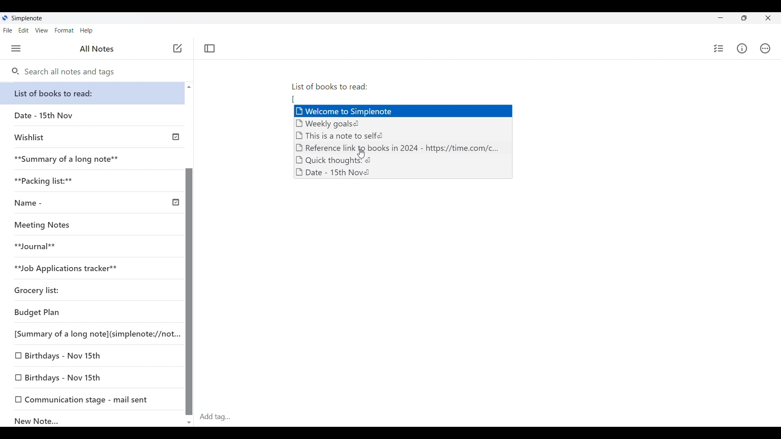 This screenshot has height=439, width=781. What do you see at coordinates (333, 123) in the screenshot?
I see `Weekly goals` at bounding box center [333, 123].